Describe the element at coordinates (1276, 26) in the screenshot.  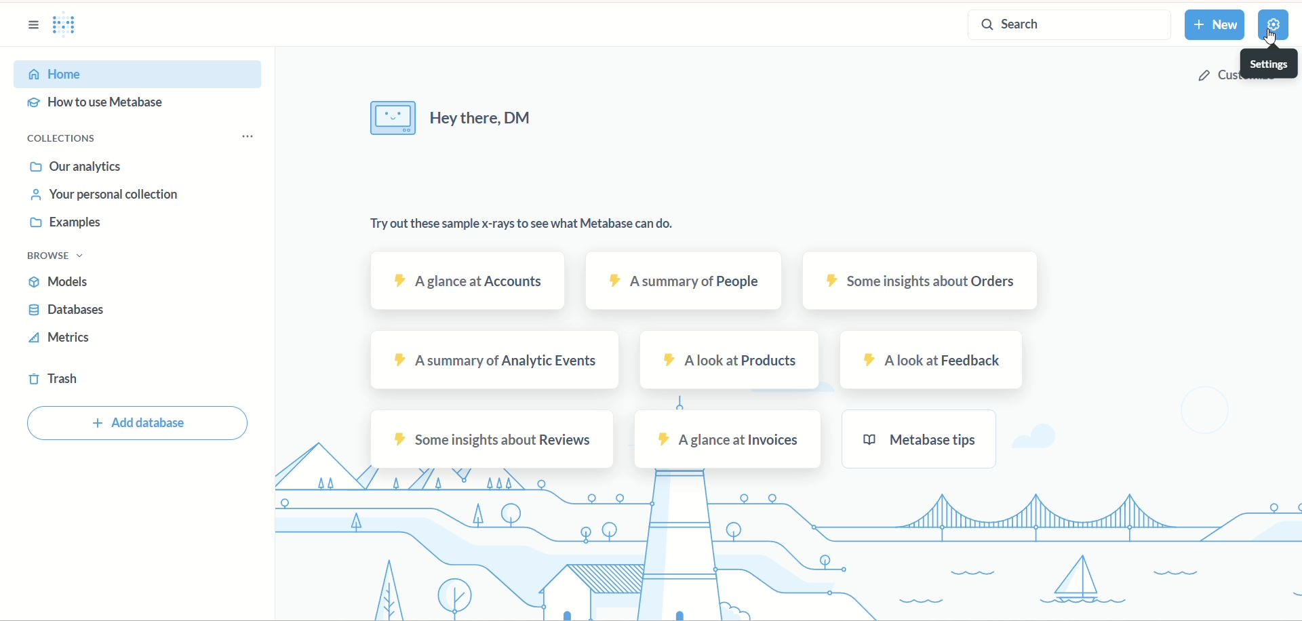
I see `settings` at that location.